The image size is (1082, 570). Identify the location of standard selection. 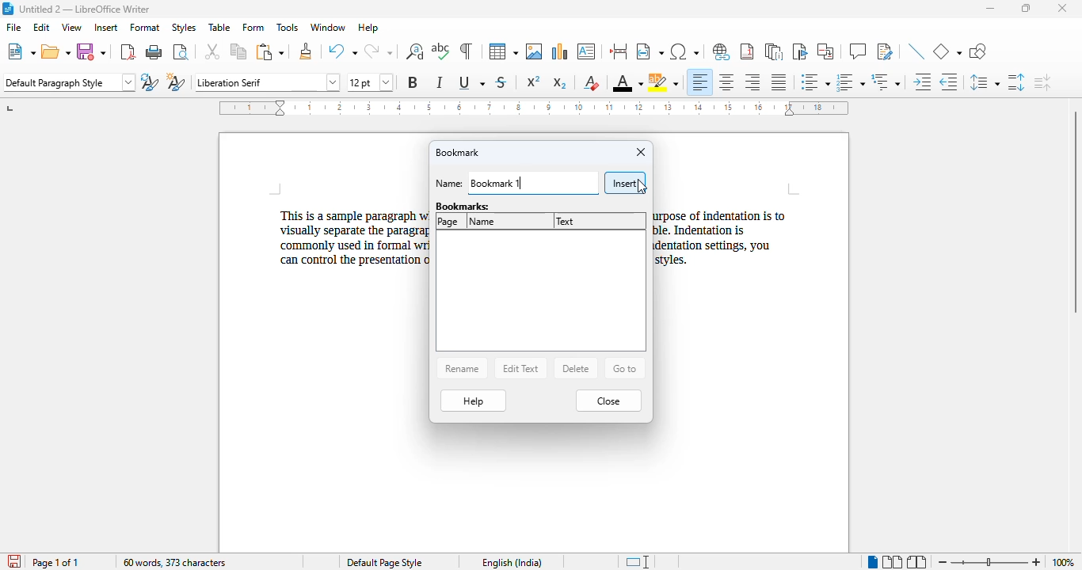
(640, 561).